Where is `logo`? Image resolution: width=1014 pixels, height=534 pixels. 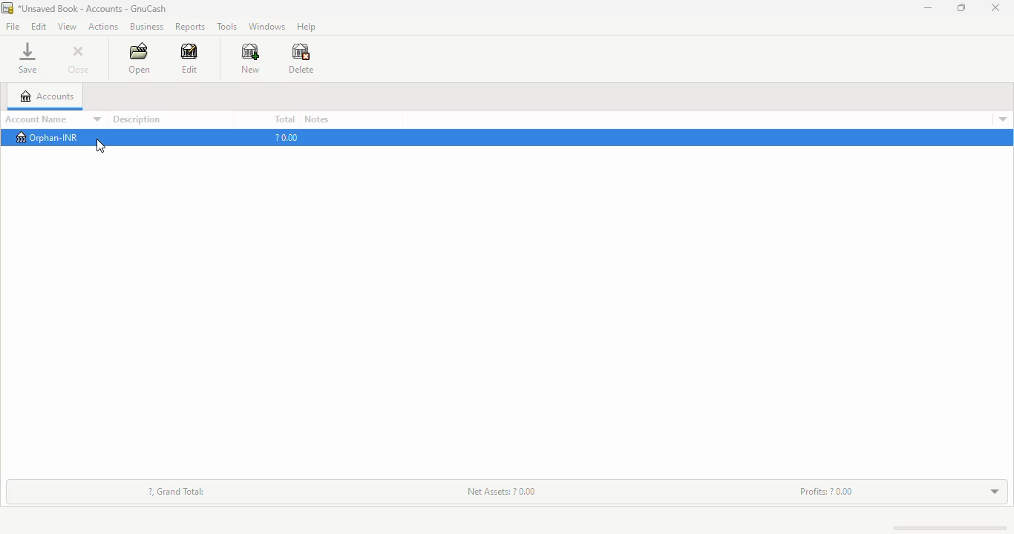 logo is located at coordinates (7, 8).